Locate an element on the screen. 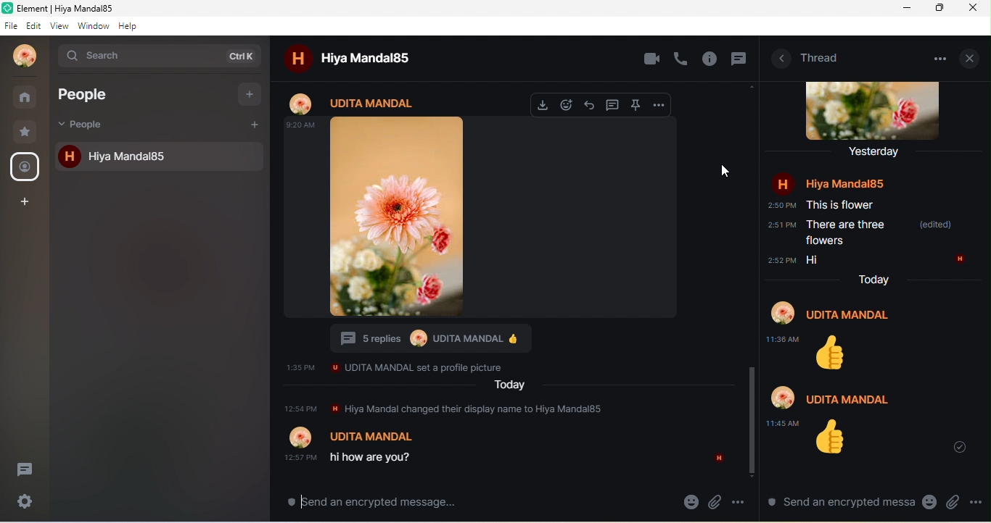 This screenshot has width=991, height=523. emoji is located at coordinates (929, 503).